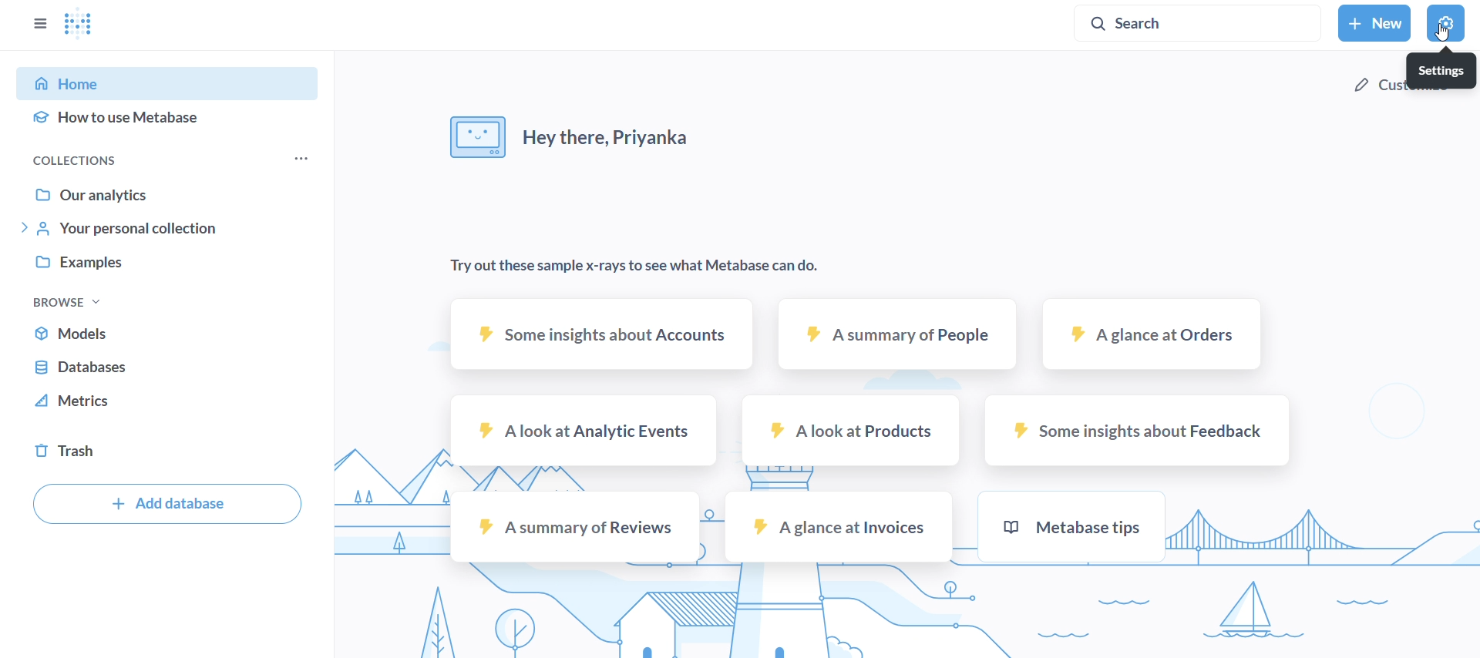  I want to click on models, so click(171, 331).